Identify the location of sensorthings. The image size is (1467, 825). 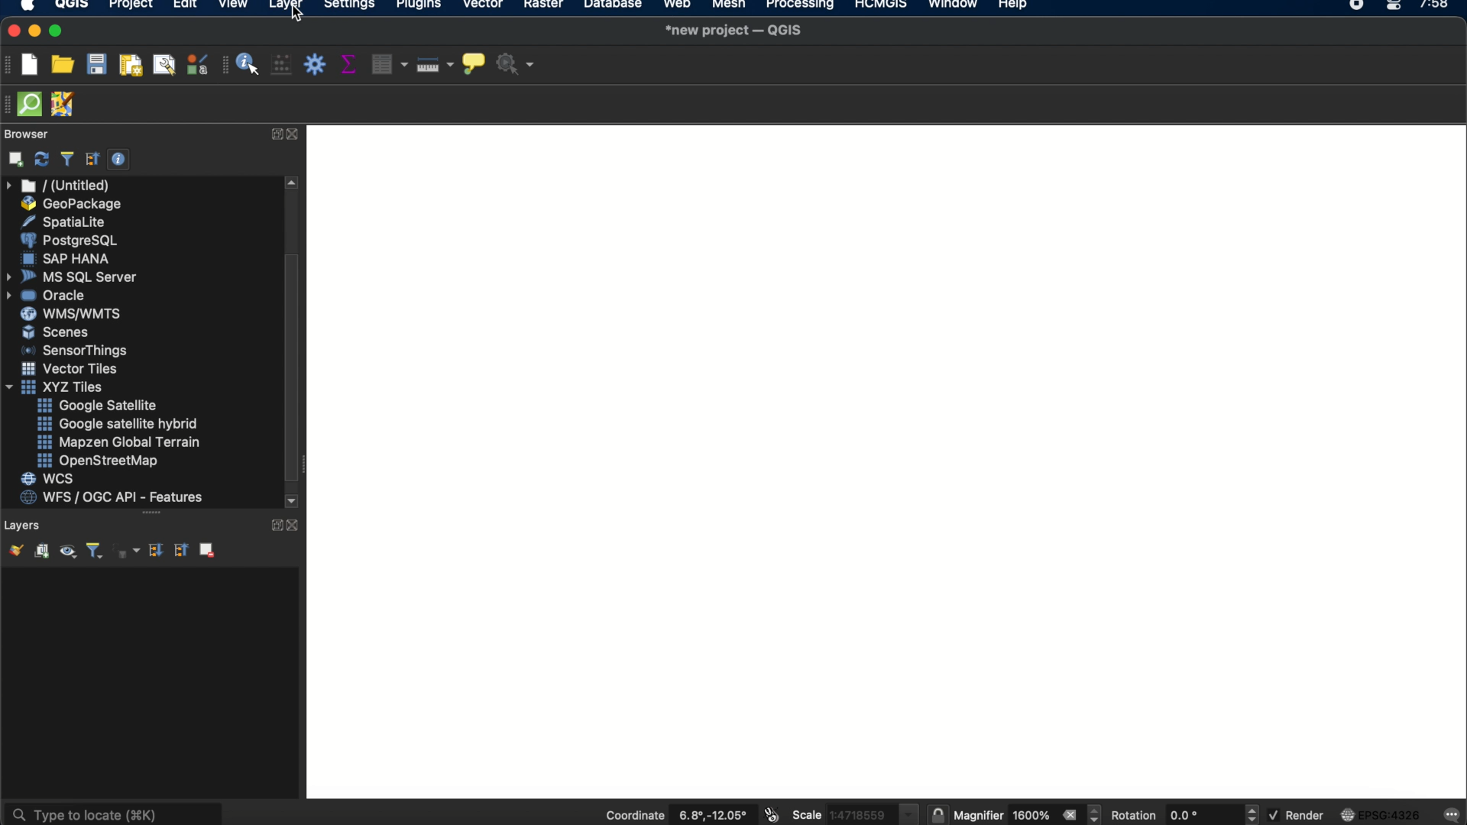
(75, 351).